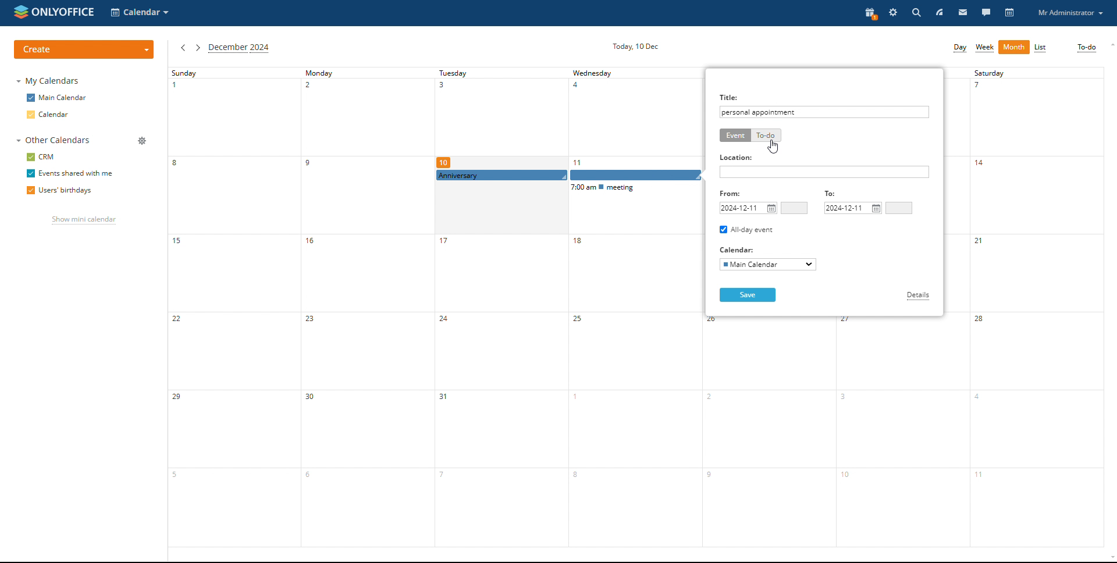 The width and height of the screenshot is (1117, 563). I want to click on to-do, so click(766, 136).